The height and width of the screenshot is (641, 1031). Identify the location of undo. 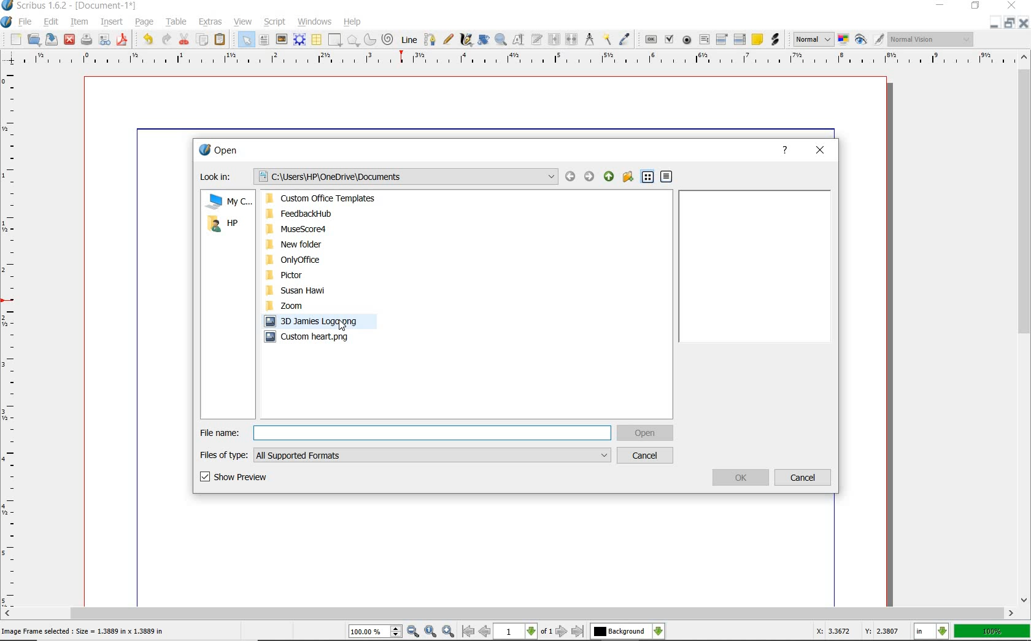
(147, 39).